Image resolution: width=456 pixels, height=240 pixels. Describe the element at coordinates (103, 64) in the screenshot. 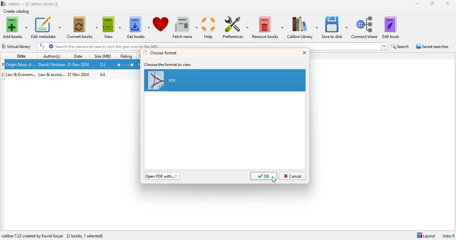

I see `size in mbs` at that location.